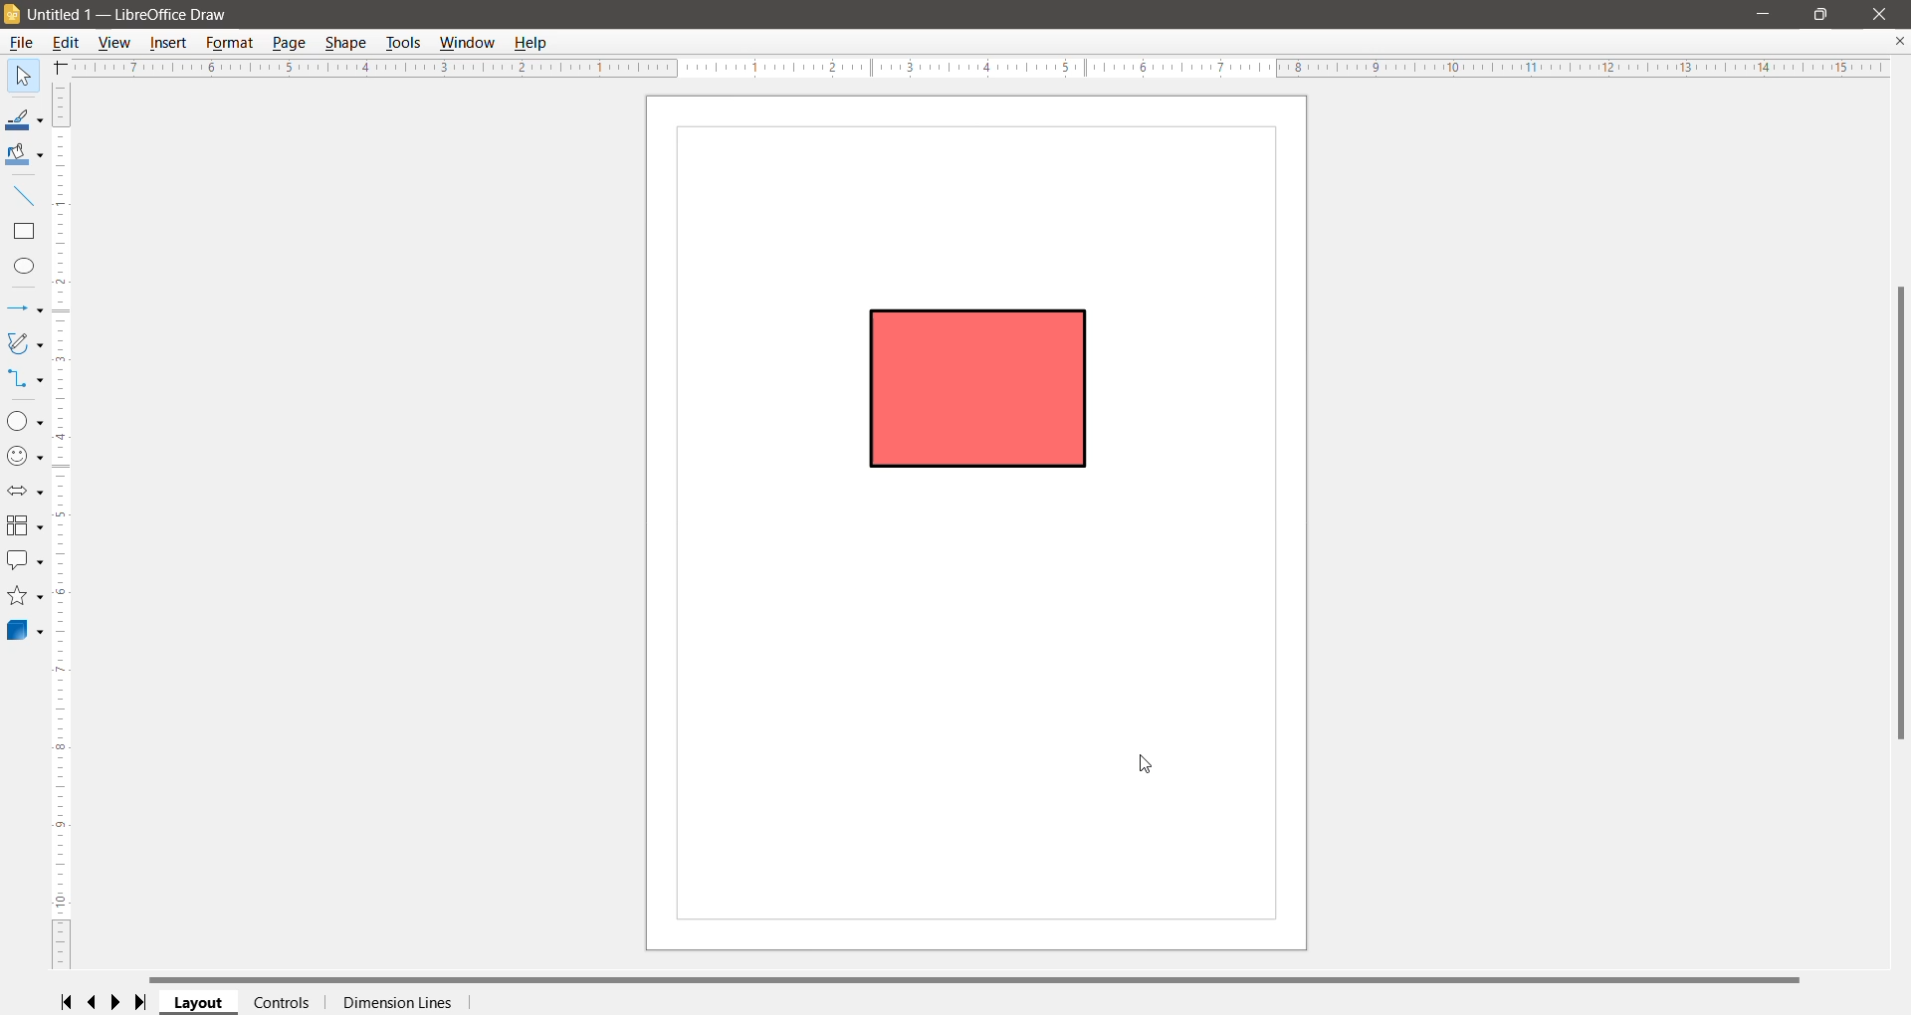 Image resolution: width=1911 pixels, height=1015 pixels. What do you see at coordinates (116, 43) in the screenshot?
I see `View` at bounding box center [116, 43].